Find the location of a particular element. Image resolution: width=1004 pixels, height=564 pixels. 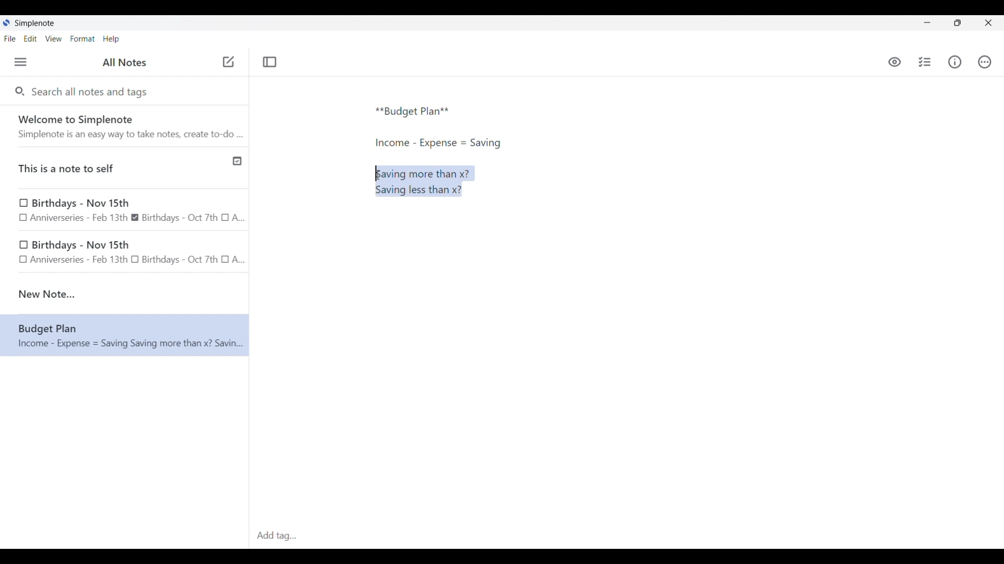

Text highlighted is located at coordinates (429, 181).